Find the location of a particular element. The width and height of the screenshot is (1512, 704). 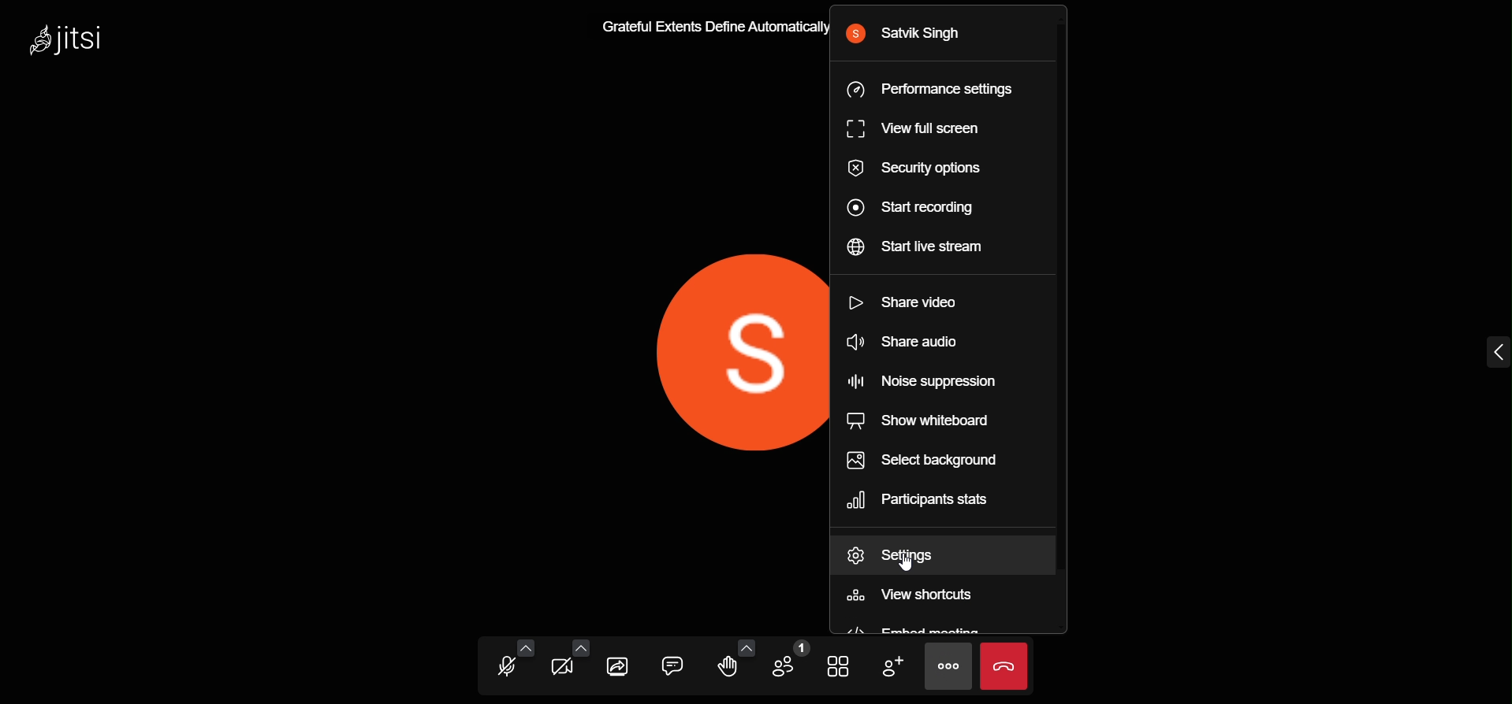

display picture is located at coordinates (721, 349).